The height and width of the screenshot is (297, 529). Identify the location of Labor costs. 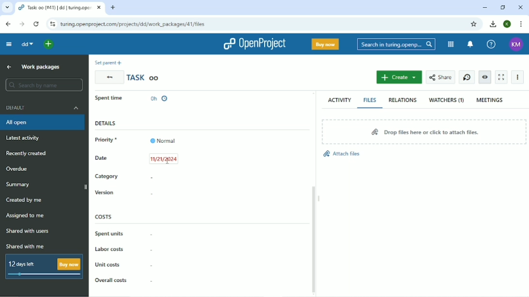
(110, 249).